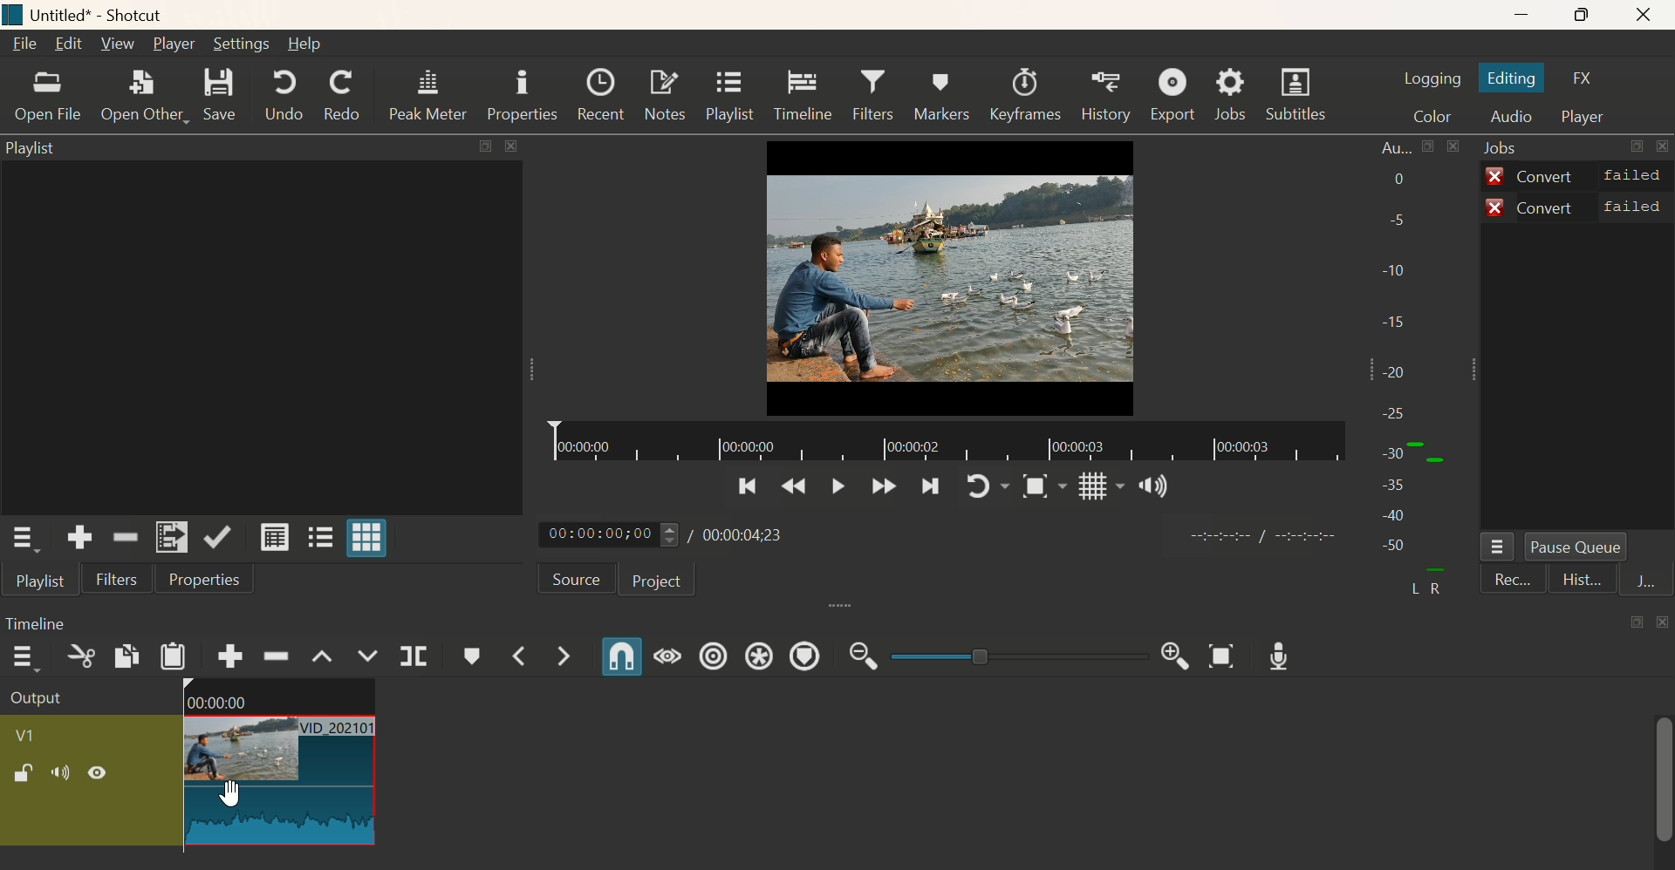 This screenshot has height=870, width=1675. Describe the element at coordinates (213, 585) in the screenshot. I see `` at that location.